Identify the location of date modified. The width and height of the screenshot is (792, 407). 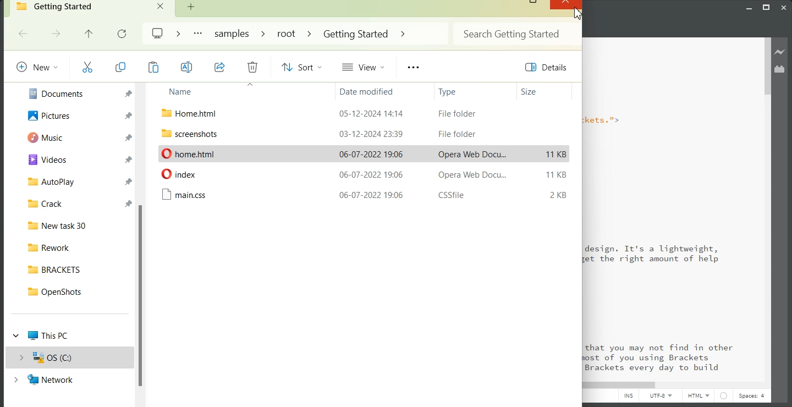
(372, 113).